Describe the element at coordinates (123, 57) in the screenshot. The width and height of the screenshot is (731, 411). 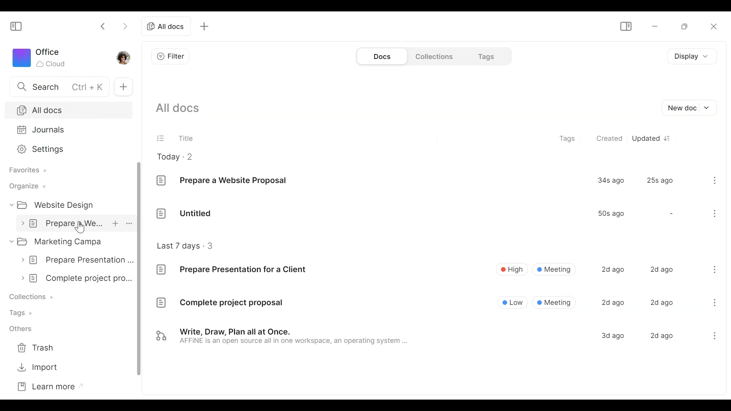
I see `Profile Photo` at that location.